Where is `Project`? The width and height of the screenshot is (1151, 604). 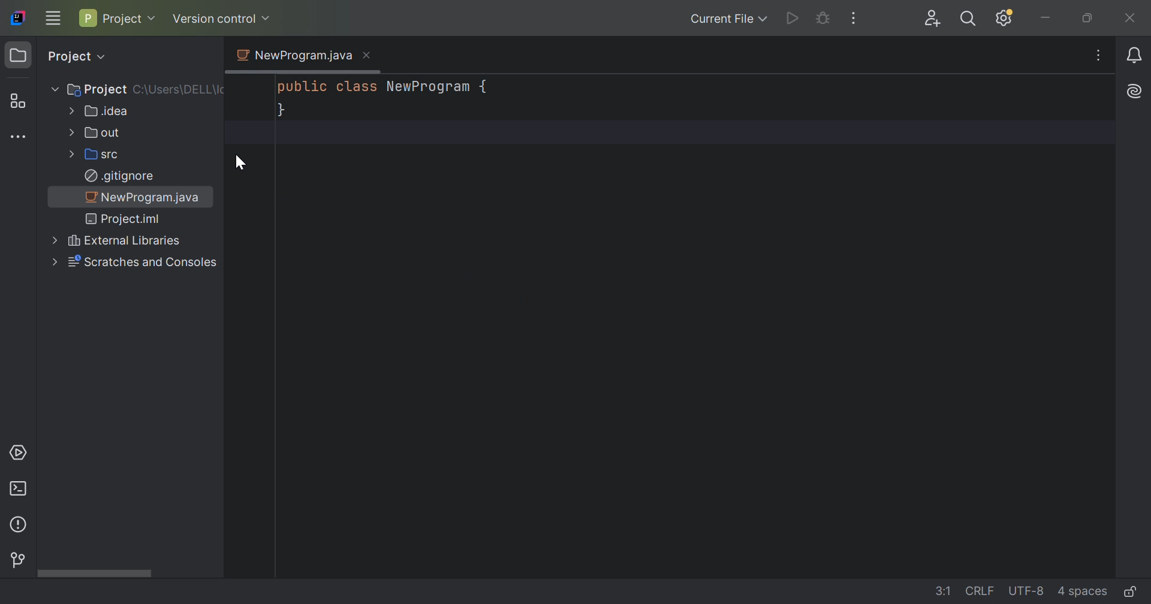 Project is located at coordinates (20, 56).